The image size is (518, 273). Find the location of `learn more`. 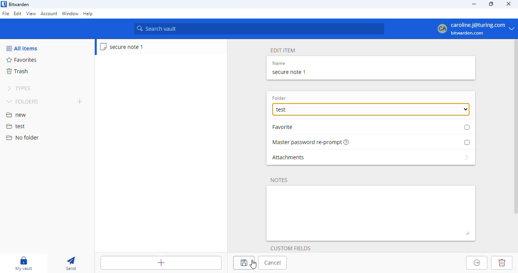

learn more is located at coordinates (347, 142).